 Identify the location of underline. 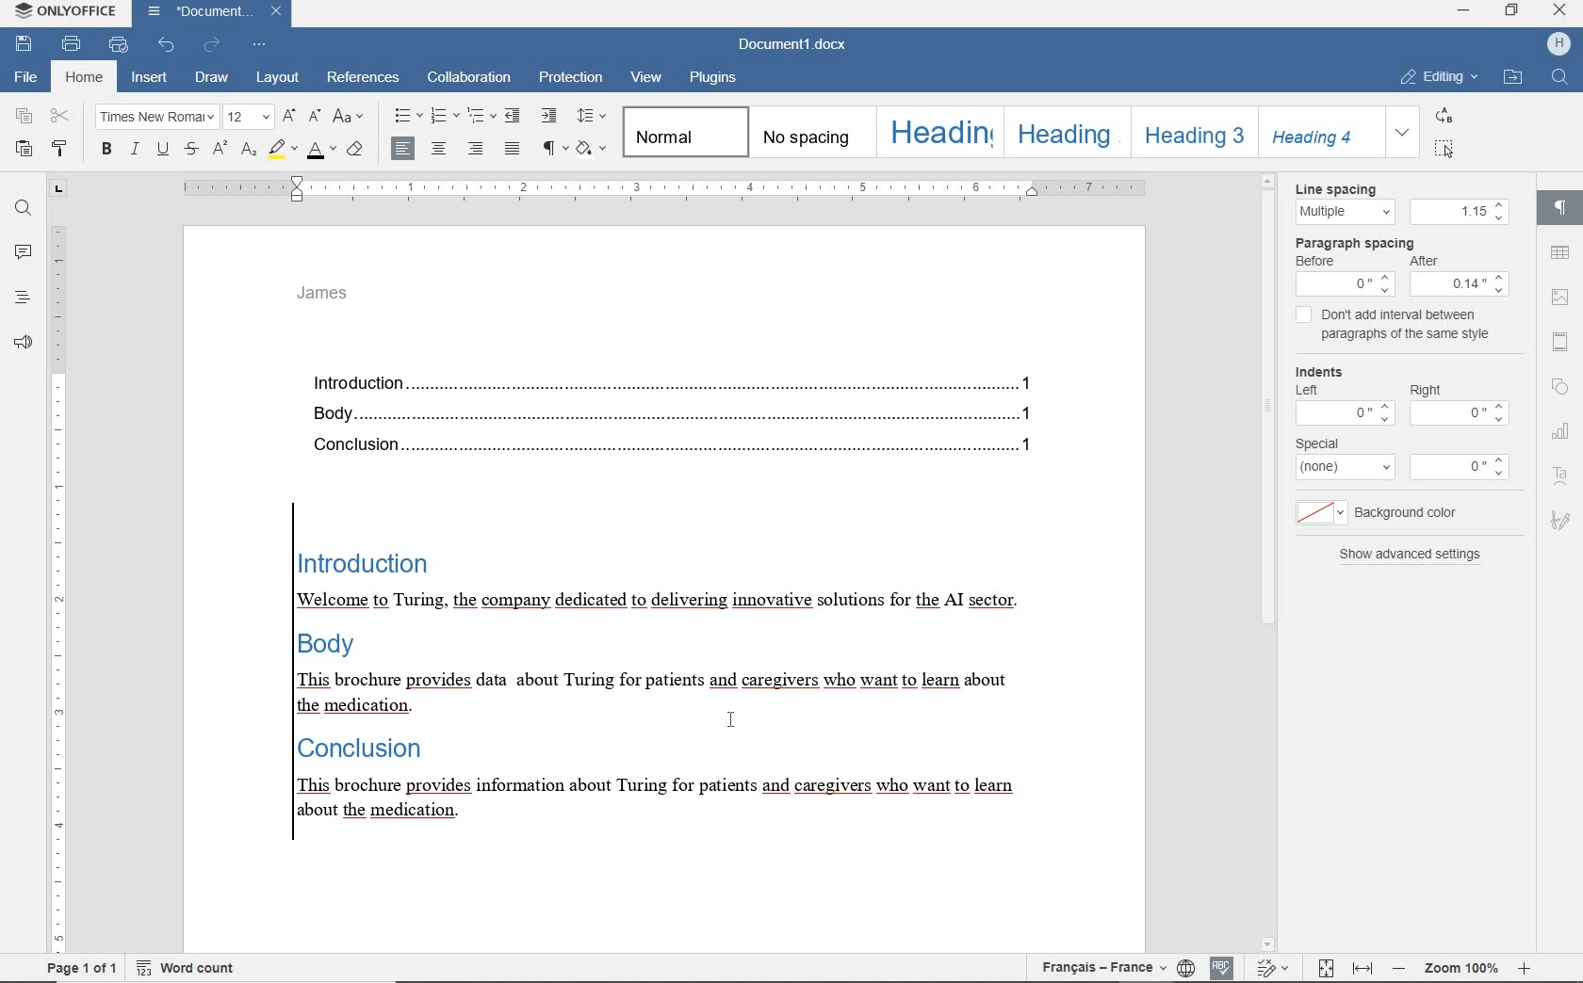
(165, 151).